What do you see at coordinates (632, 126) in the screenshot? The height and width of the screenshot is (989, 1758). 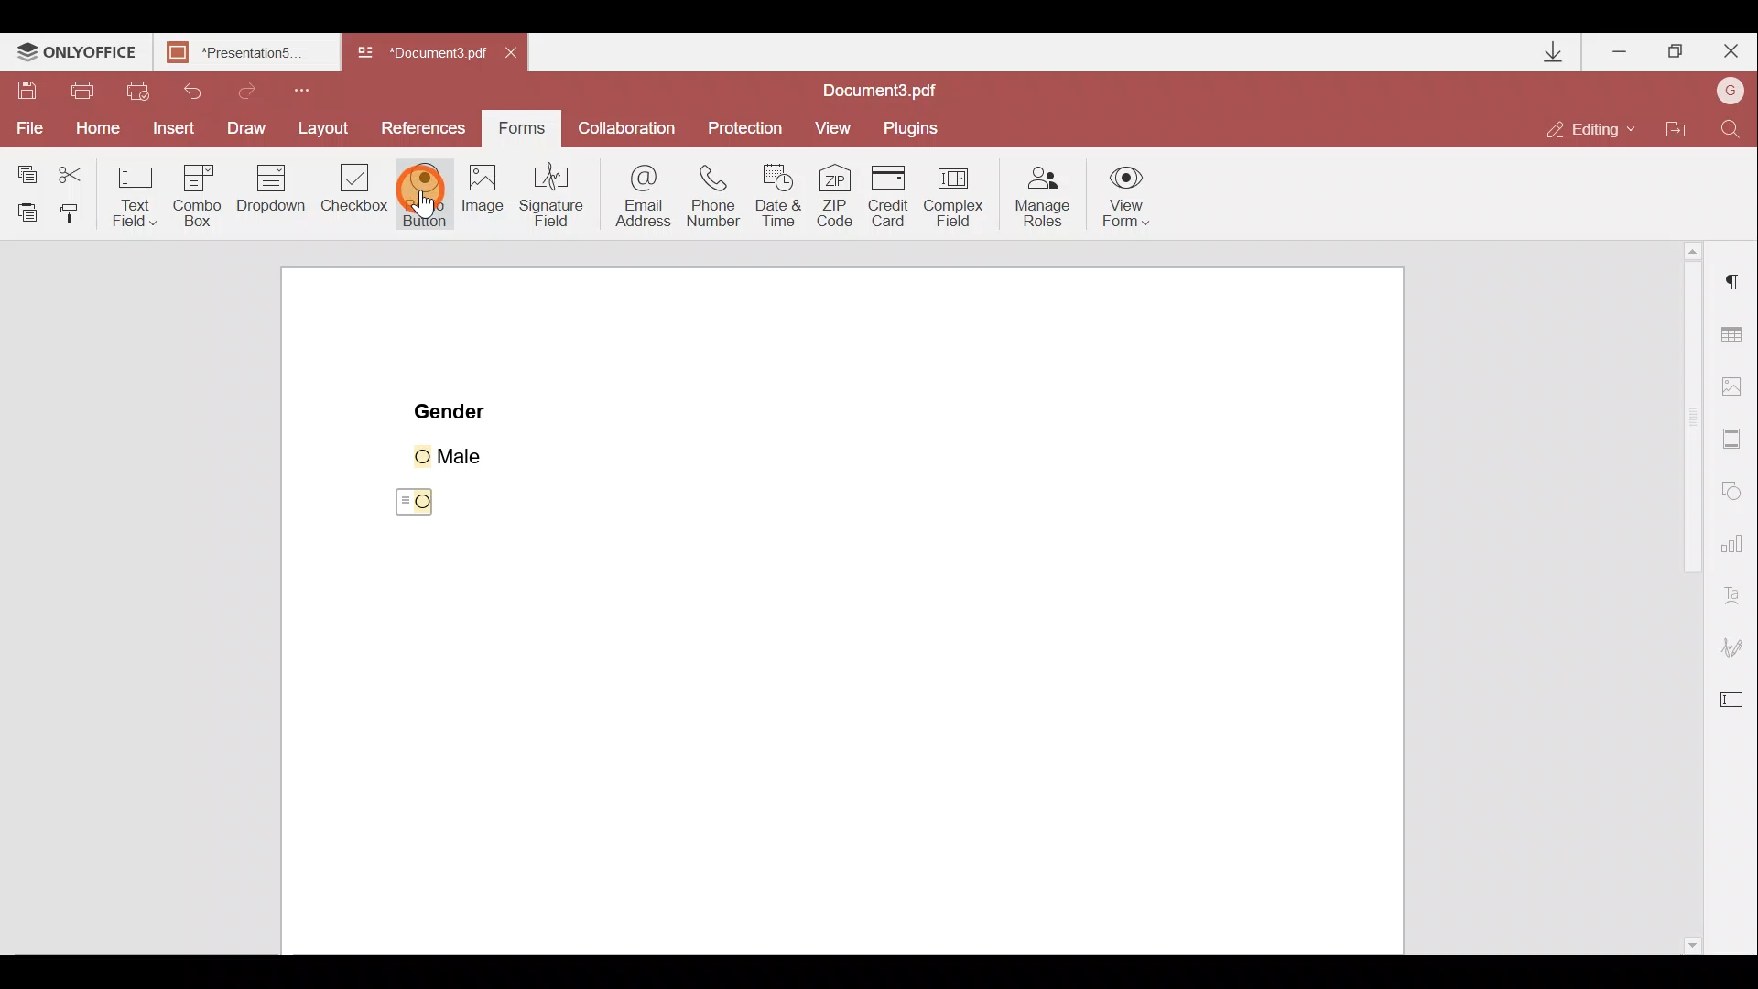 I see `Collaboration` at bounding box center [632, 126].